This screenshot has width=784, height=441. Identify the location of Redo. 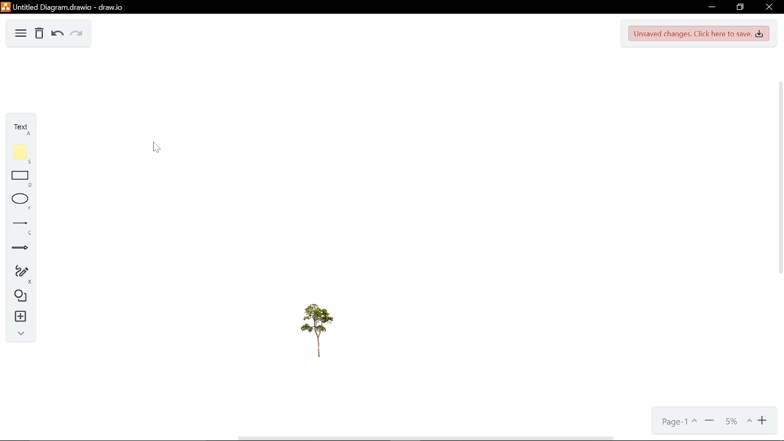
(75, 36).